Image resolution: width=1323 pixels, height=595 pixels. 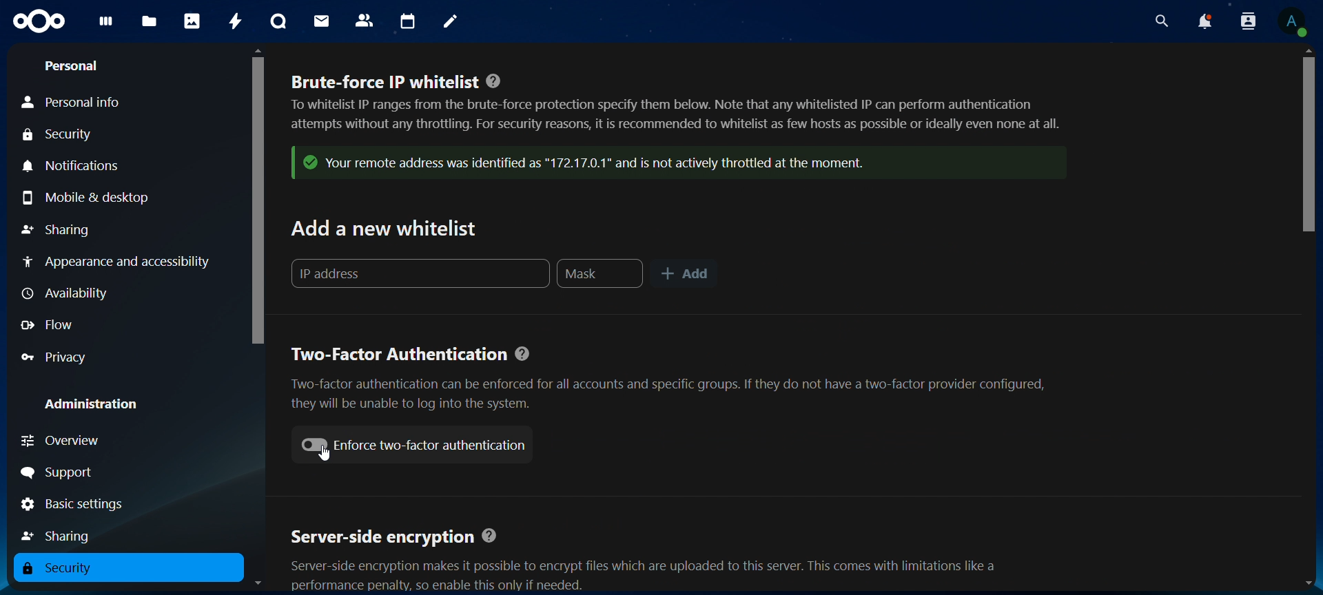 What do you see at coordinates (83, 505) in the screenshot?
I see `basic settings` at bounding box center [83, 505].